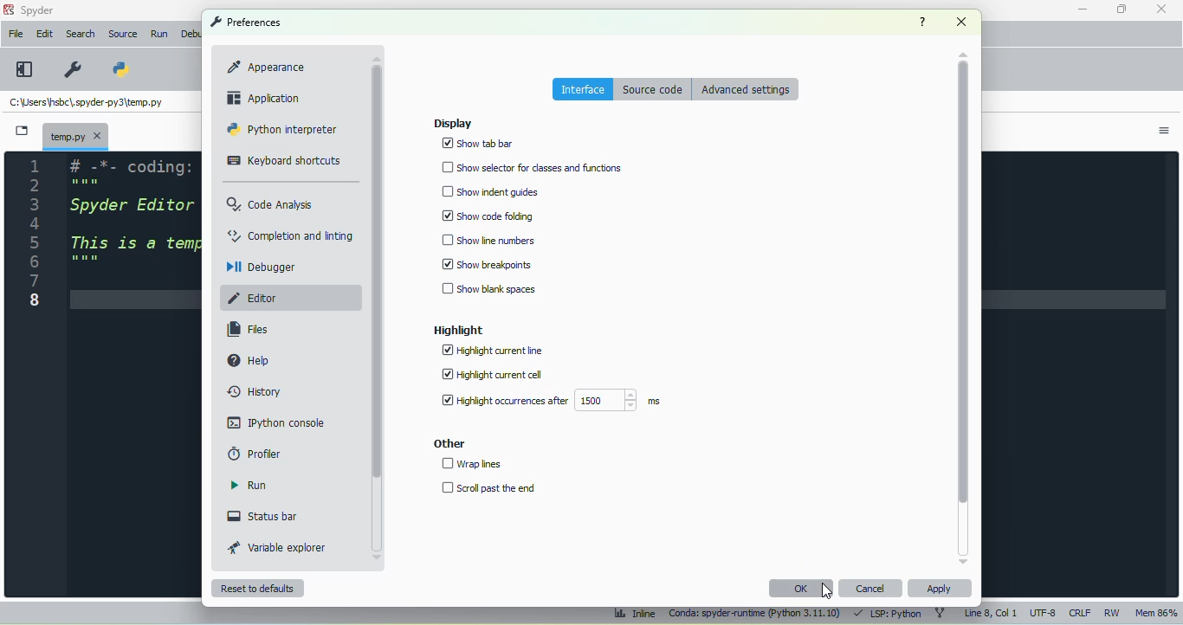 The image size is (1183, 625). What do you see at coordinates (81, 34) in the screenshot?
I see `search` at bounding box center [81, 34].